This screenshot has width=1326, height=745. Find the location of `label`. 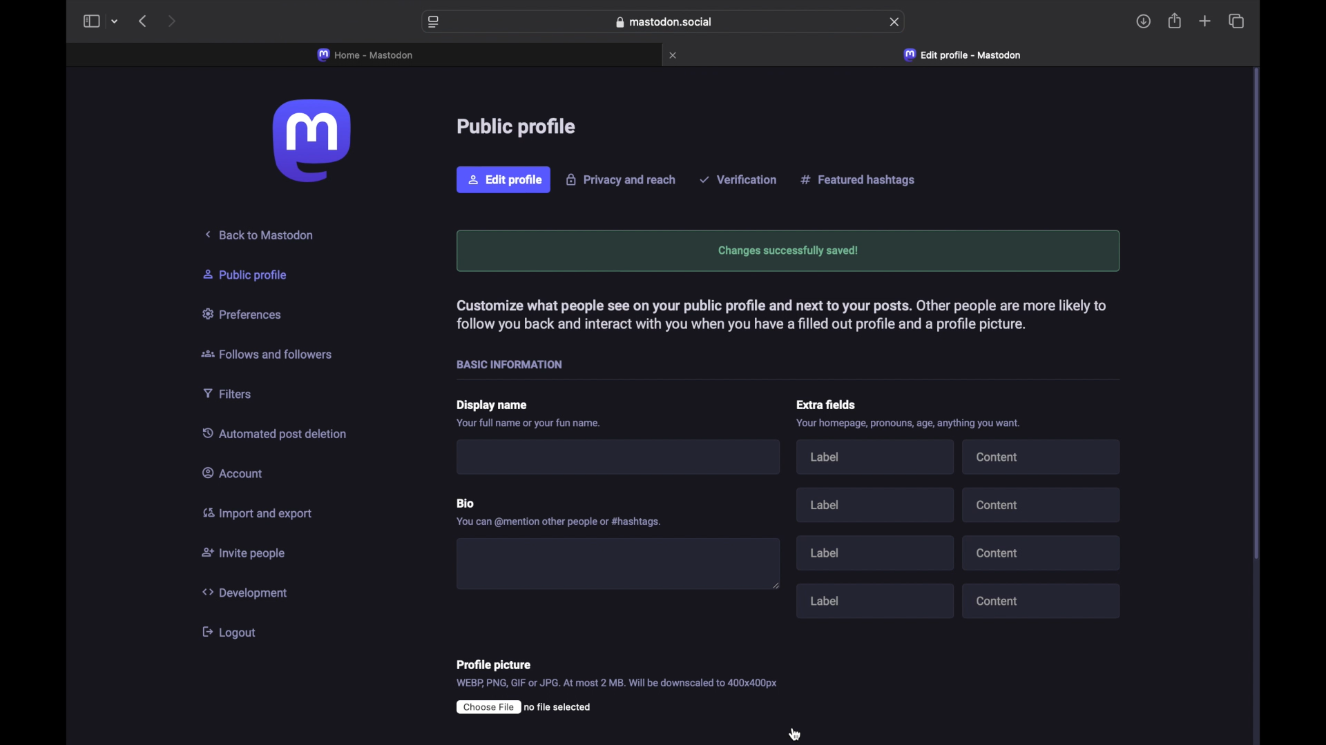

label is located at coordinates (877, 600).